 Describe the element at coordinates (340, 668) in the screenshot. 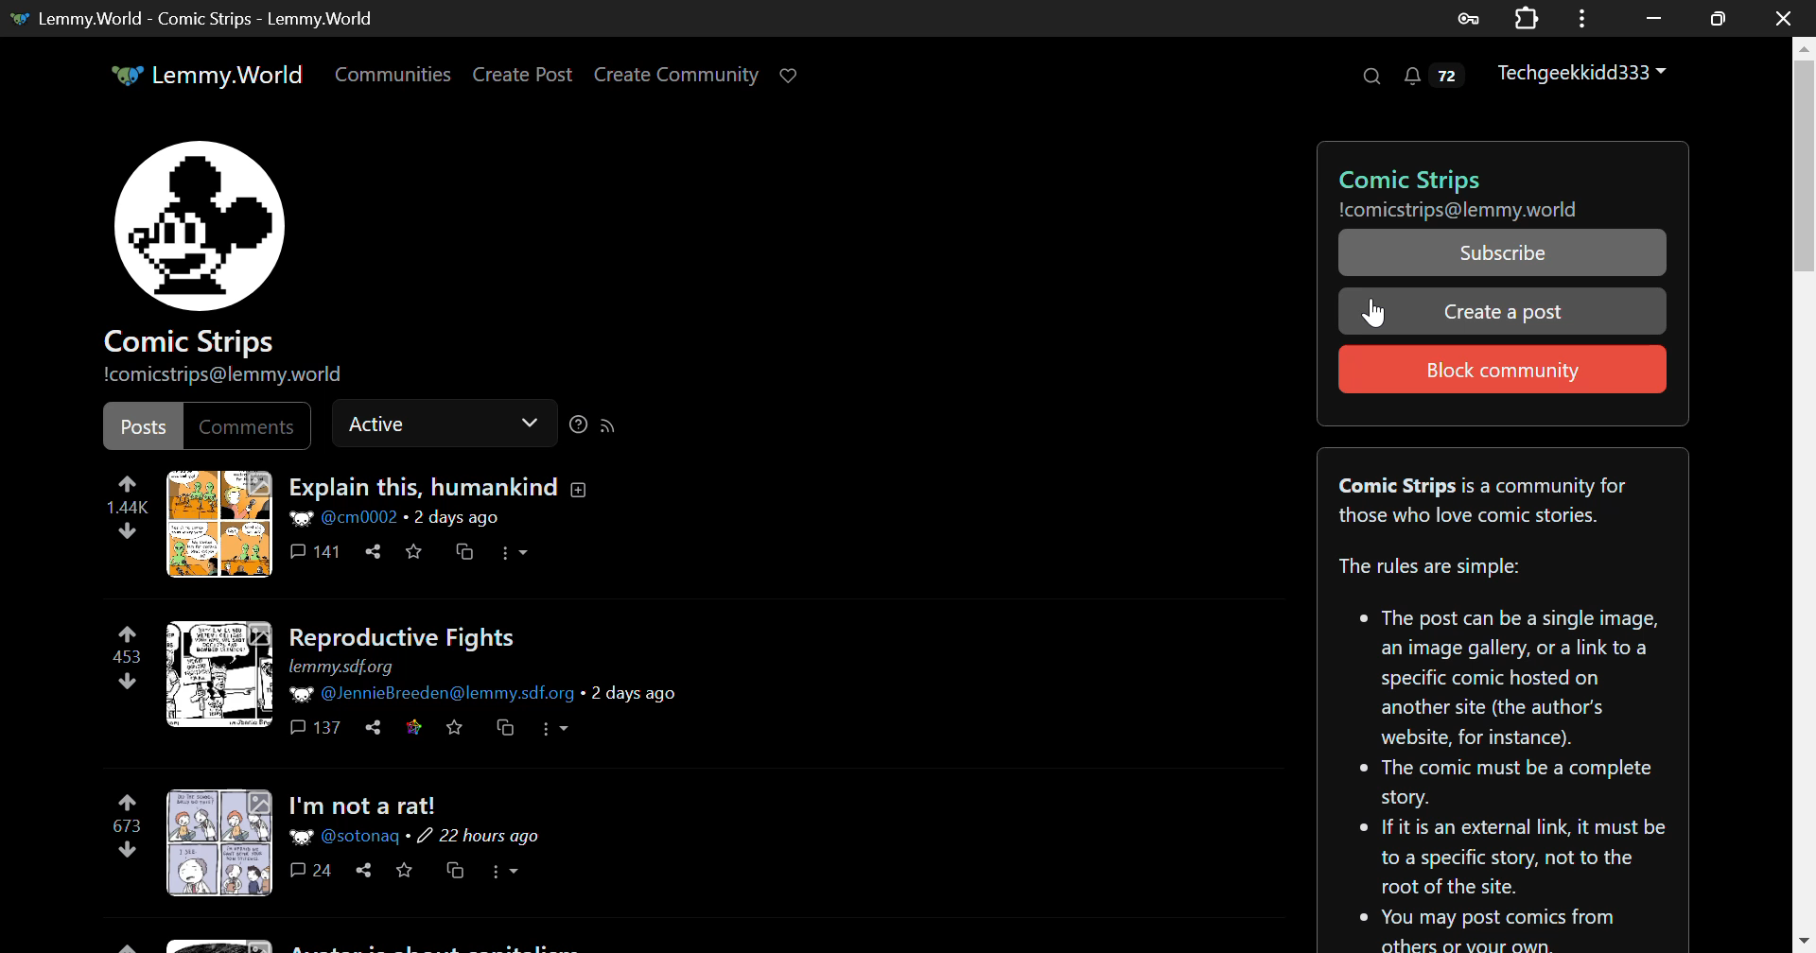

I see `lemmy.sdf.org` at that location.